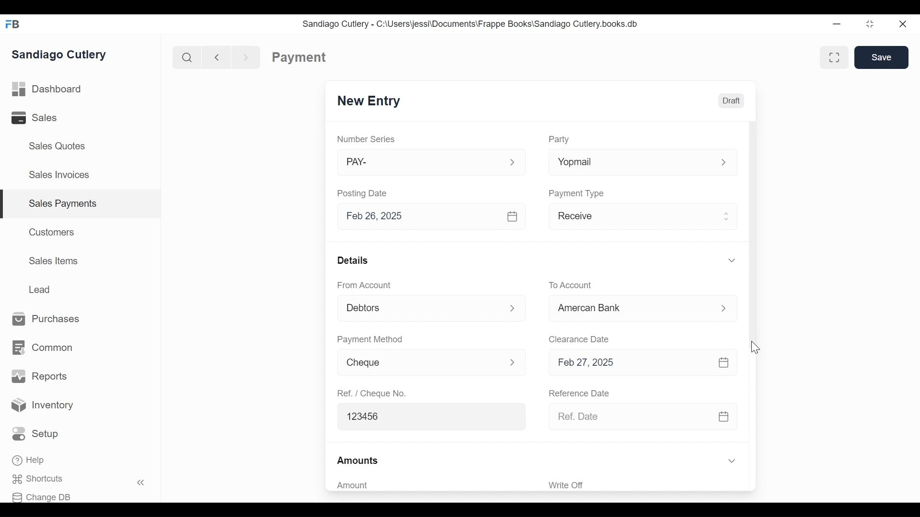 The width and height of the screenshot is (920, 517). What do you see at coordinates (419, 216) in the screenshot?
I see `Feb 26, 2025 ` at bounding box center [419, 216].